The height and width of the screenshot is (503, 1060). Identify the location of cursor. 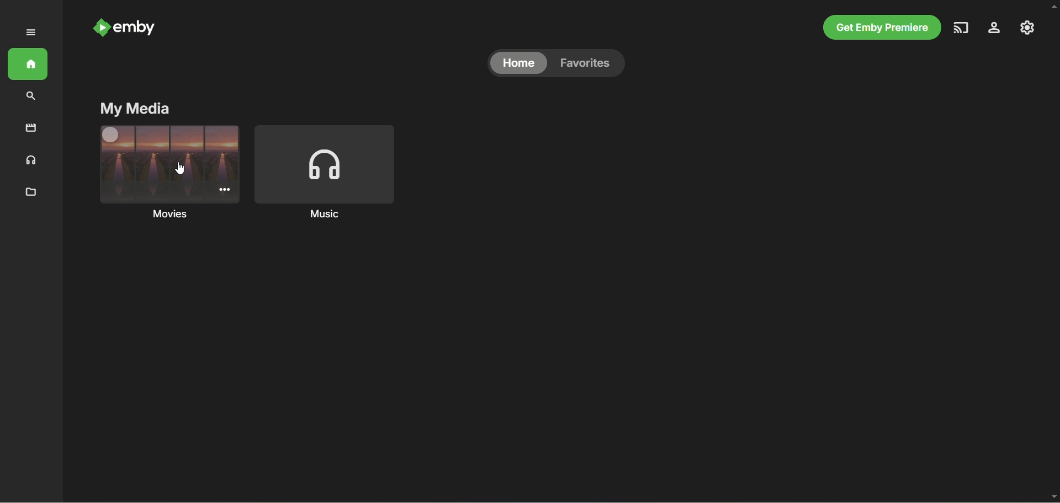
(181, 169).